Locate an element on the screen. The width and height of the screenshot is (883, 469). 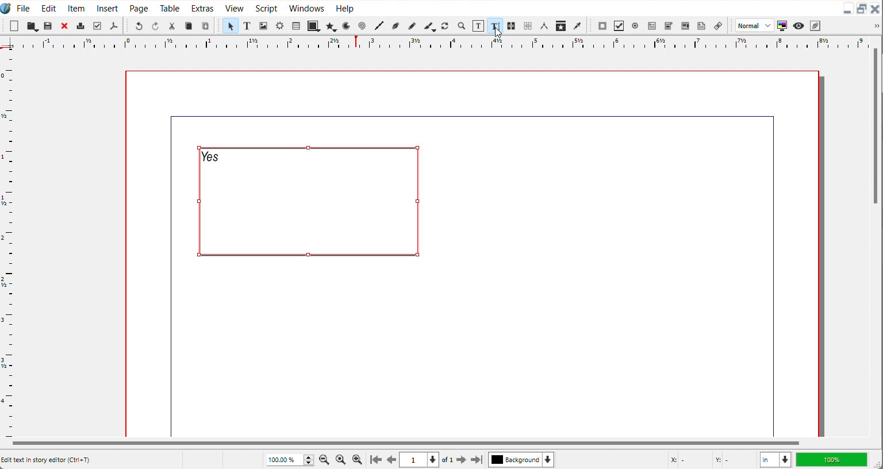
Vertical scroll bar is located at coordinates (876, 127).